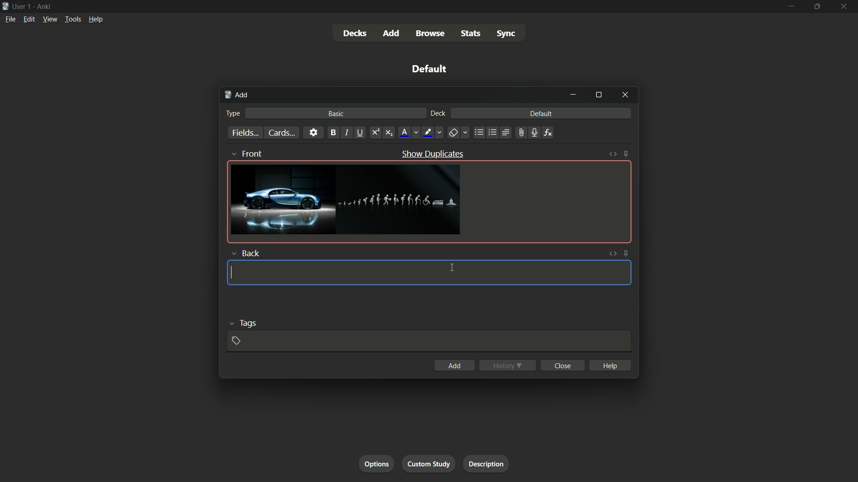 The width and height of the screenshot is (858, 482). I want to click on add, so click(390, 33).